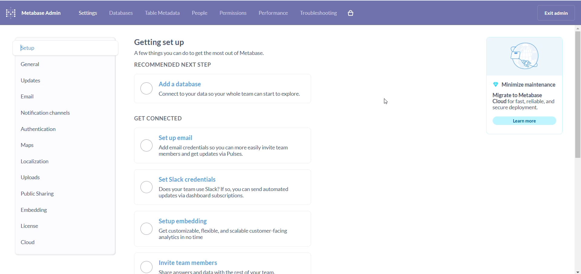 This screenshot has width=581, height=274. Describe the element at coordinates (557, 14) in the screenshot. I see `exit admin` at that location.